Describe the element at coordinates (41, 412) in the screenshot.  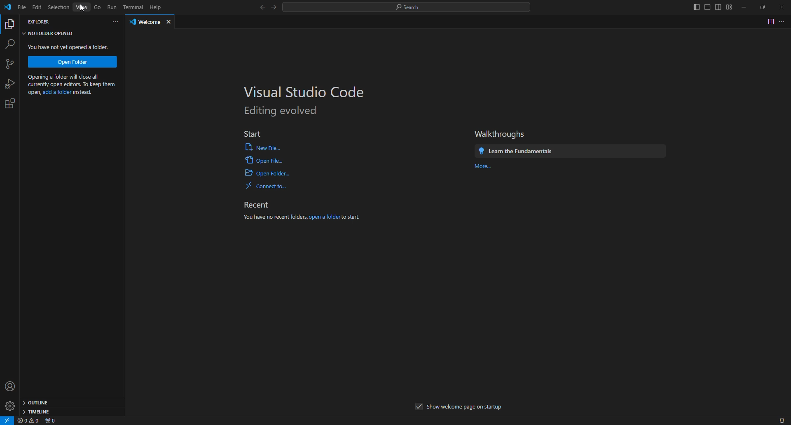
I see `timeline` at that location.